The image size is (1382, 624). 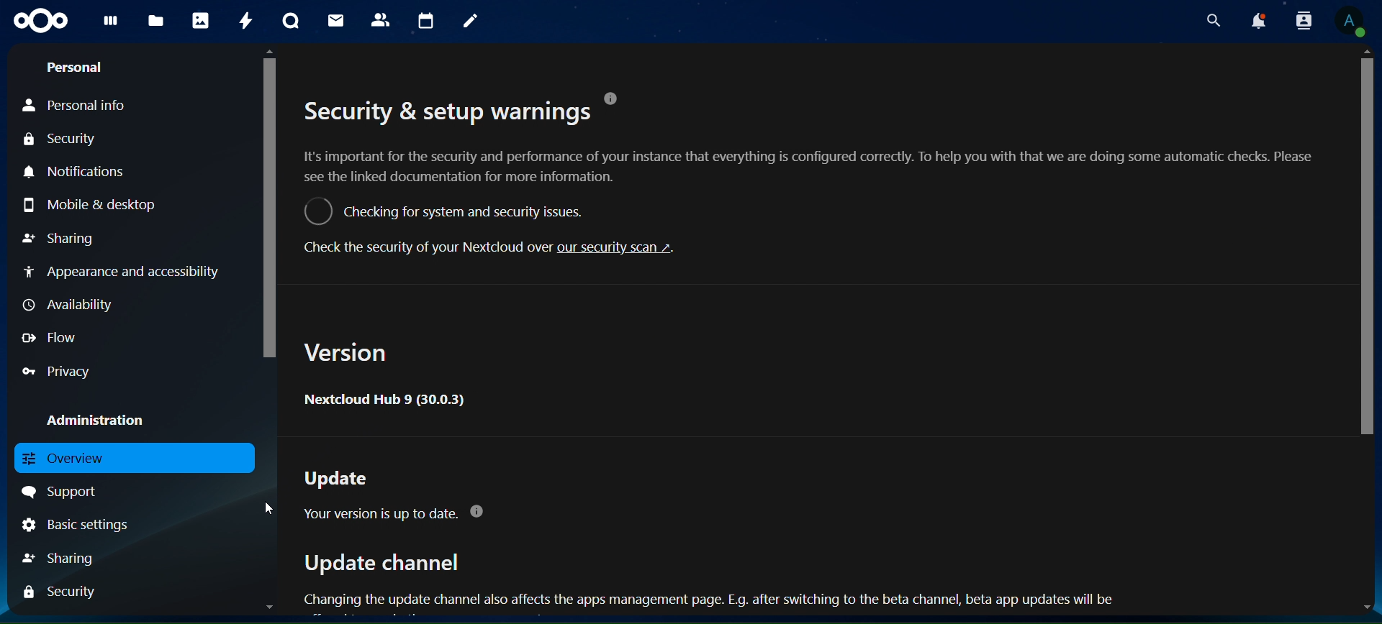 What do you see at coordinates (73, 303) in the screenshot?
I see `availability` at bounding box center [73, 303].